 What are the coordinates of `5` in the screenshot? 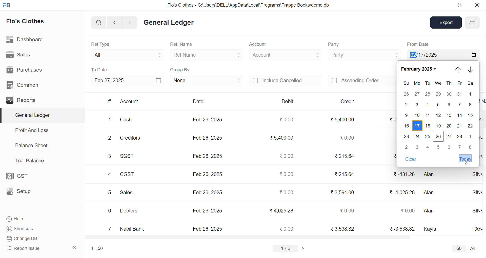 It's located at (439, 104).